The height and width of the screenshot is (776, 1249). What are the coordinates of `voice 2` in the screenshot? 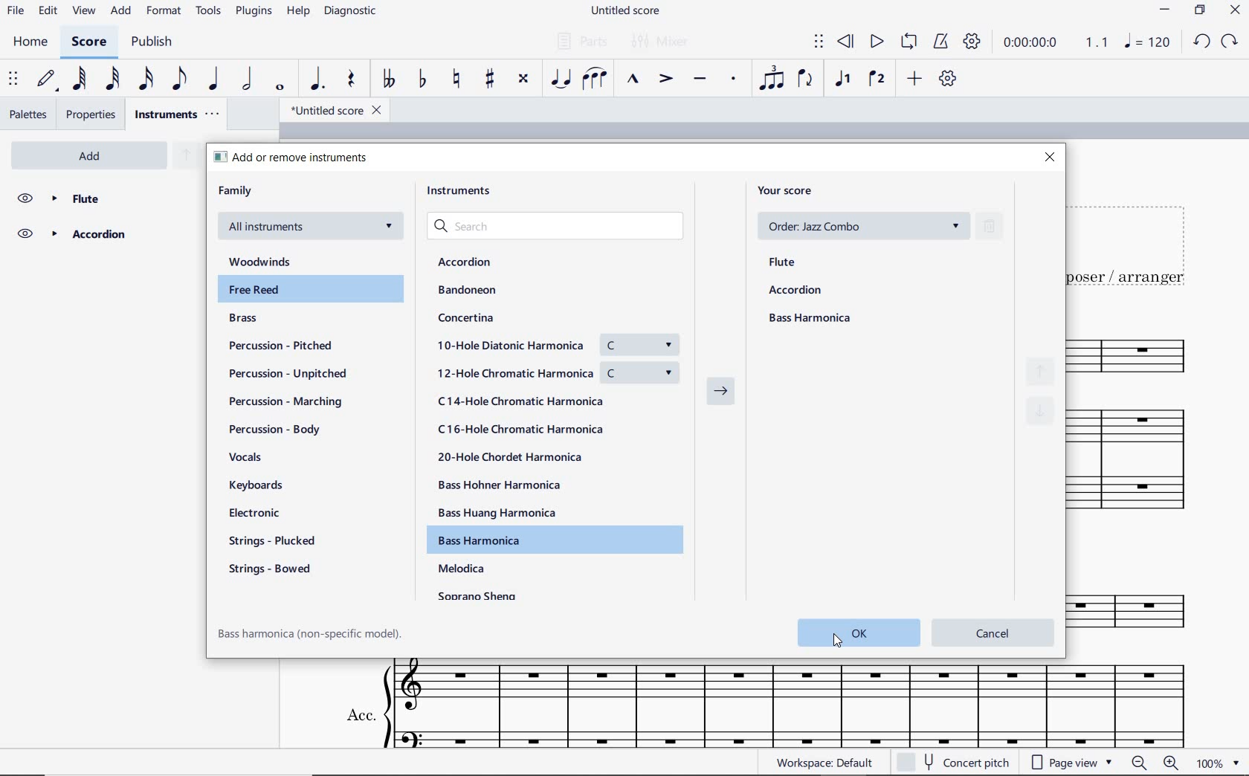 It's located at (877, 80).